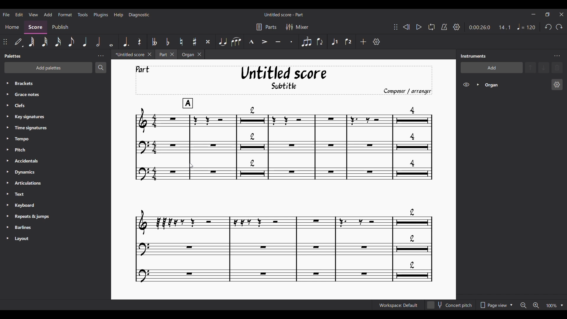  Describe the element at coordinates (278, 42) in the screenshot. I see `Tenuto` at that location.